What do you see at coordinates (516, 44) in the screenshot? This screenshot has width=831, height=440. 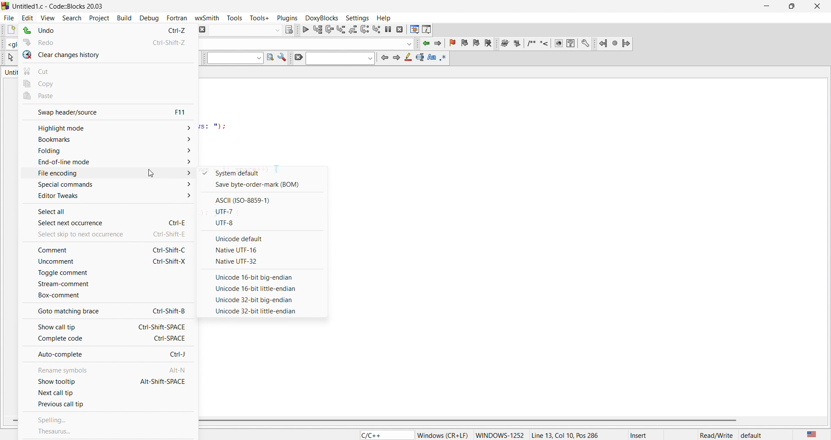 I see `Extract` at bounding box center [516, 44].